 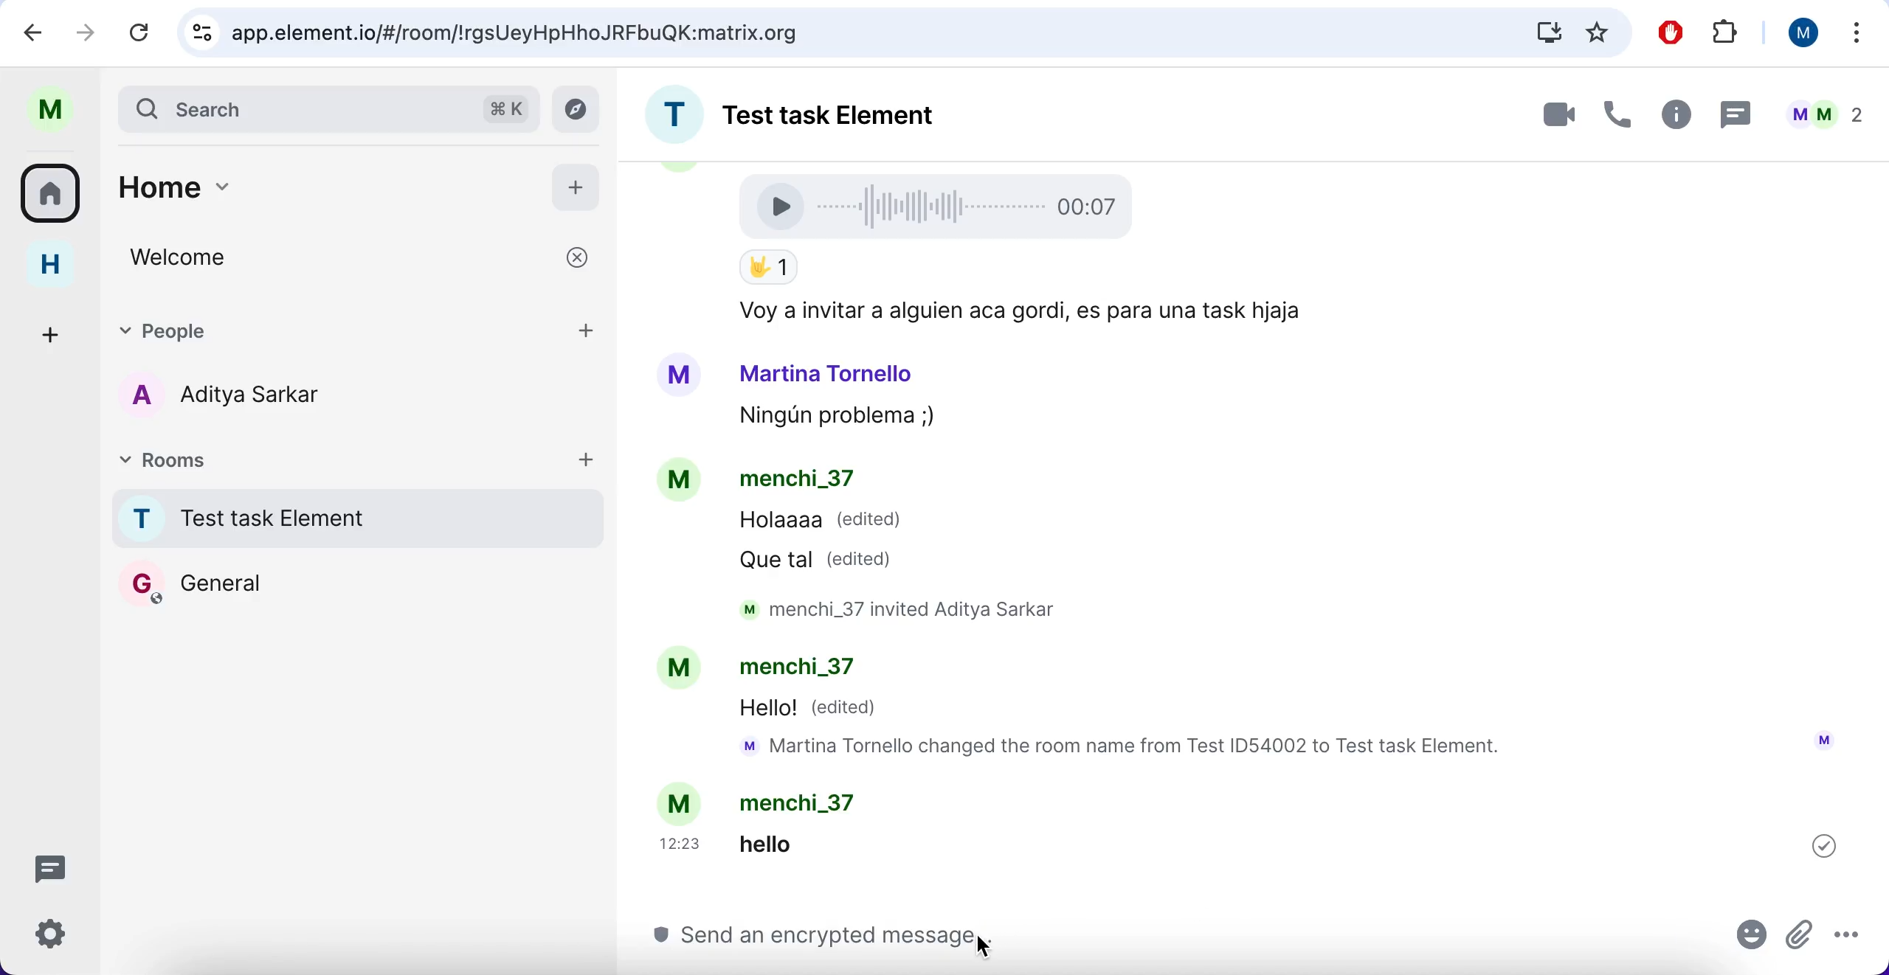 I want to click on General rooms, so click(x=359, y=583).